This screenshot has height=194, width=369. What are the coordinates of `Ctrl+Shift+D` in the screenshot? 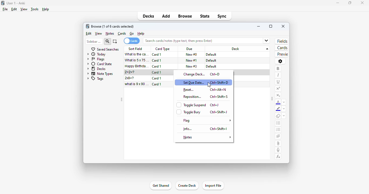 It's located at (220, 82).